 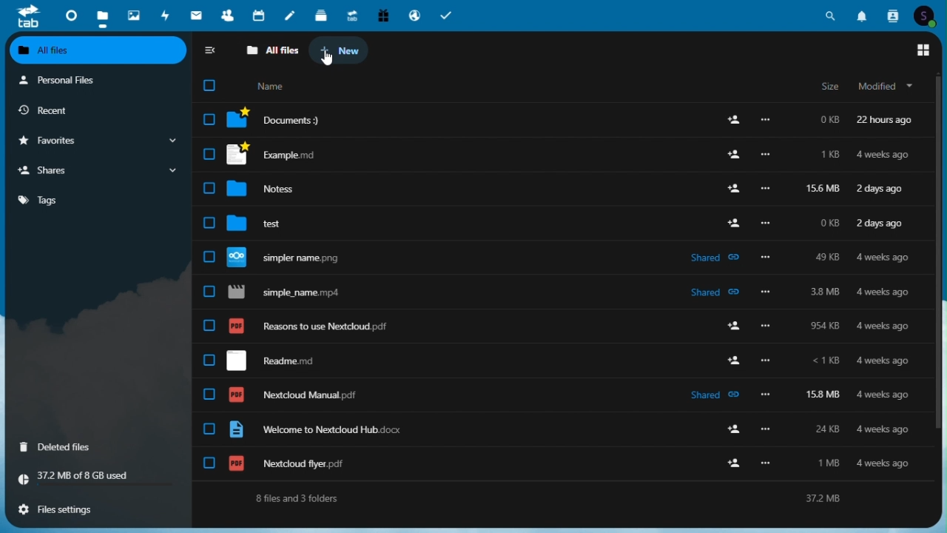 What do you see at coordinates (731, 188) in the screenshot?
I see `add user` at bounding box center [731, 188].